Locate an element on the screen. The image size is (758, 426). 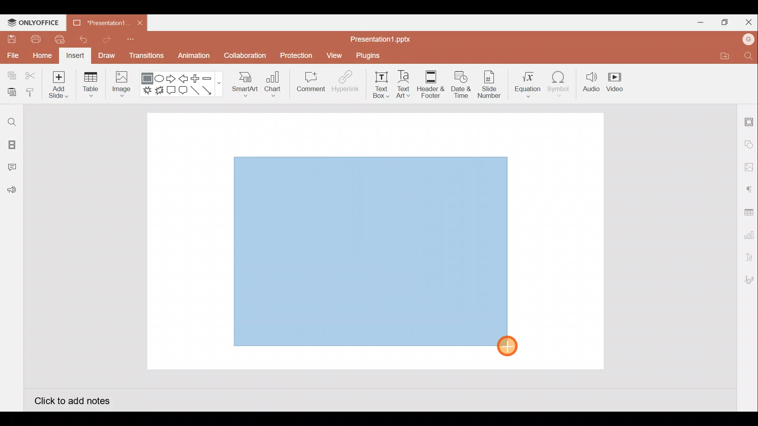
Cursor on rectangle shape is located at coordinates (512, 346).